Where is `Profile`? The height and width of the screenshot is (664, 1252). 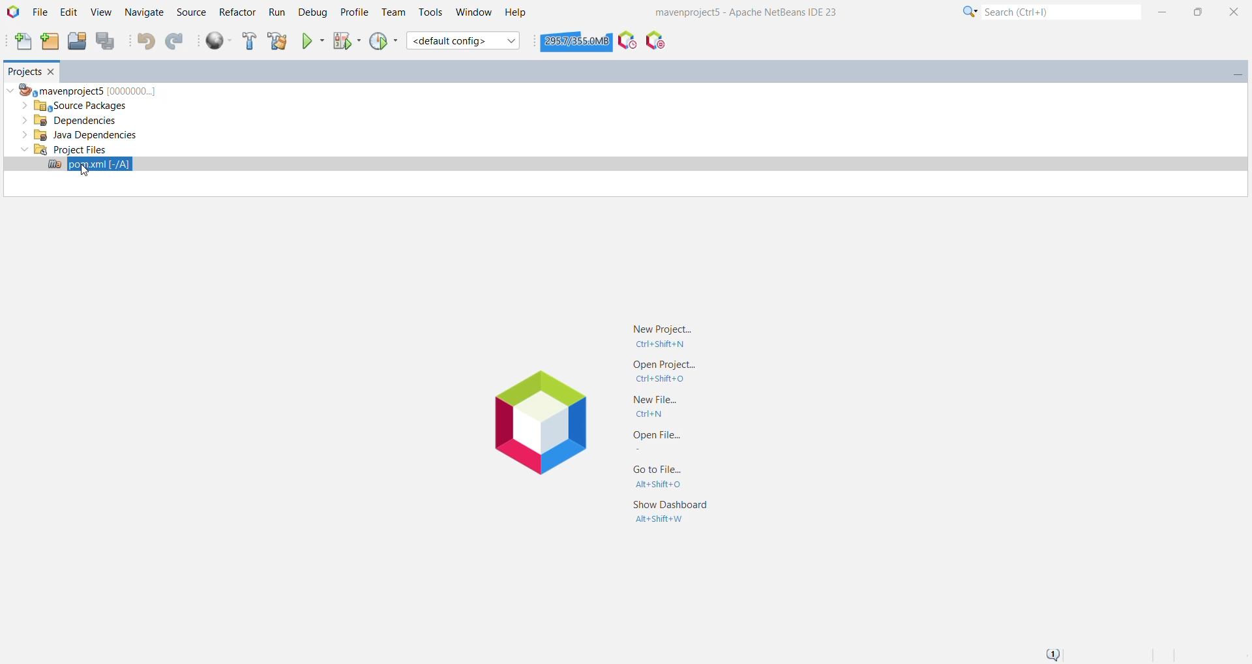
Profile is located at coordinates (353, 12).